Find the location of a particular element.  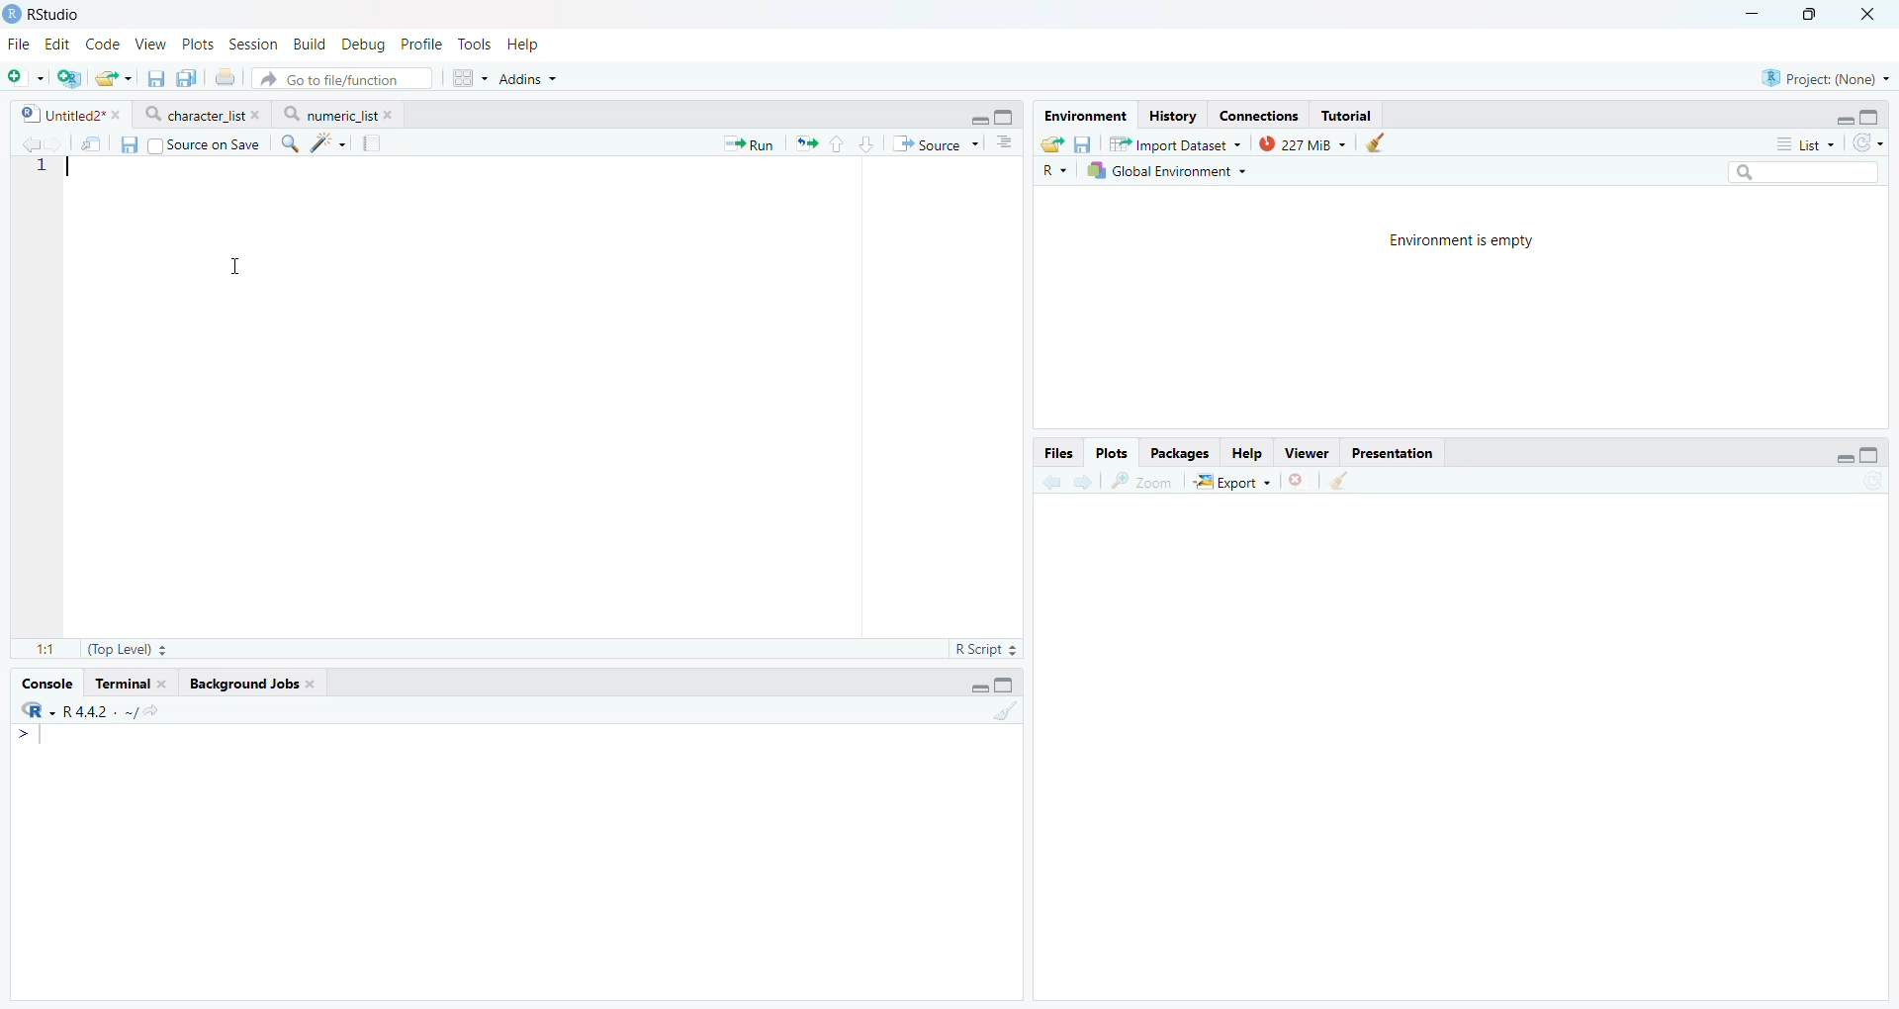

-=3 Export ~ is located at coordinates (1231, 483).